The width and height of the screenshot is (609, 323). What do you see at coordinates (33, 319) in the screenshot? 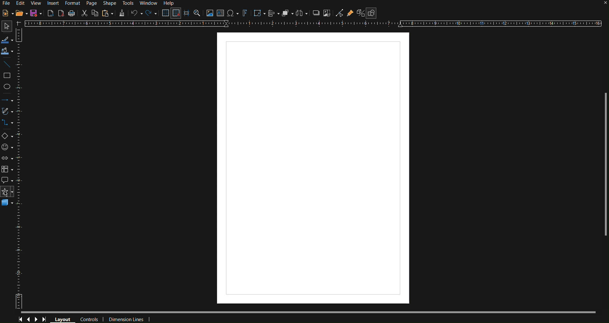
I see `Controls` at bounding box center [33, 319].